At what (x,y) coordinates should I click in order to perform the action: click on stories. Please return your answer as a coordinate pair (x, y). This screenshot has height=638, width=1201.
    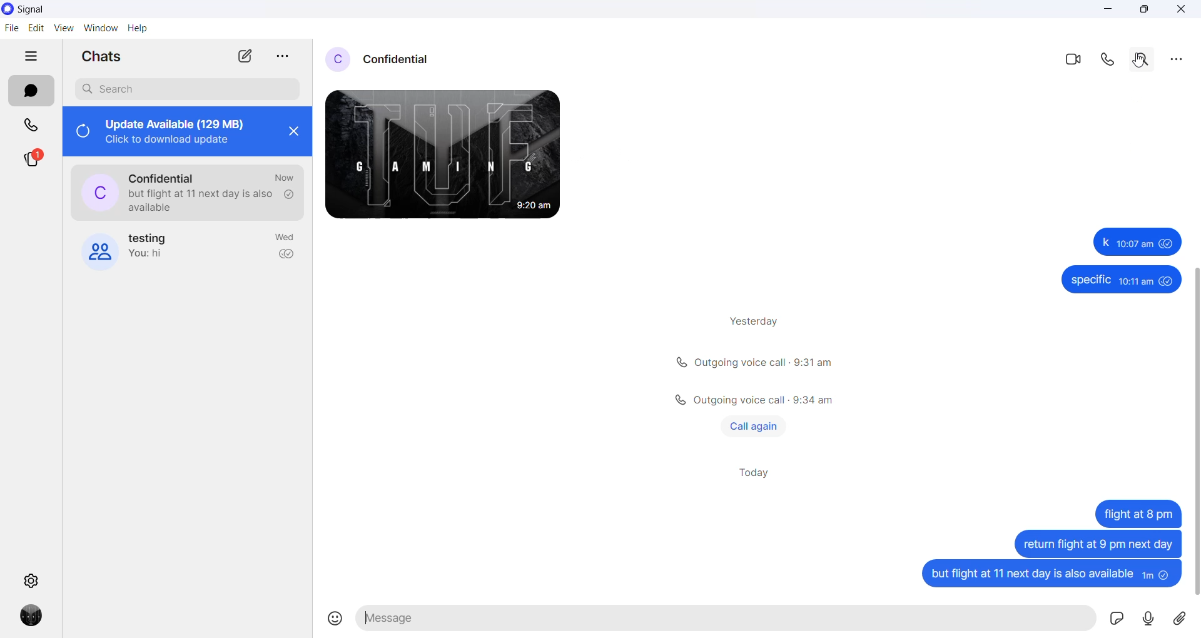
    Looking at the image, I should click on (33, 163).